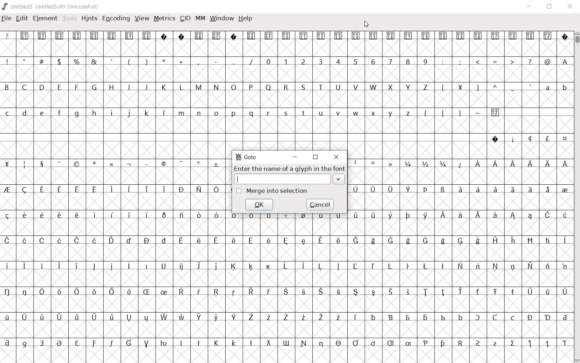  I want to click on Symbol, so click(462, 36).